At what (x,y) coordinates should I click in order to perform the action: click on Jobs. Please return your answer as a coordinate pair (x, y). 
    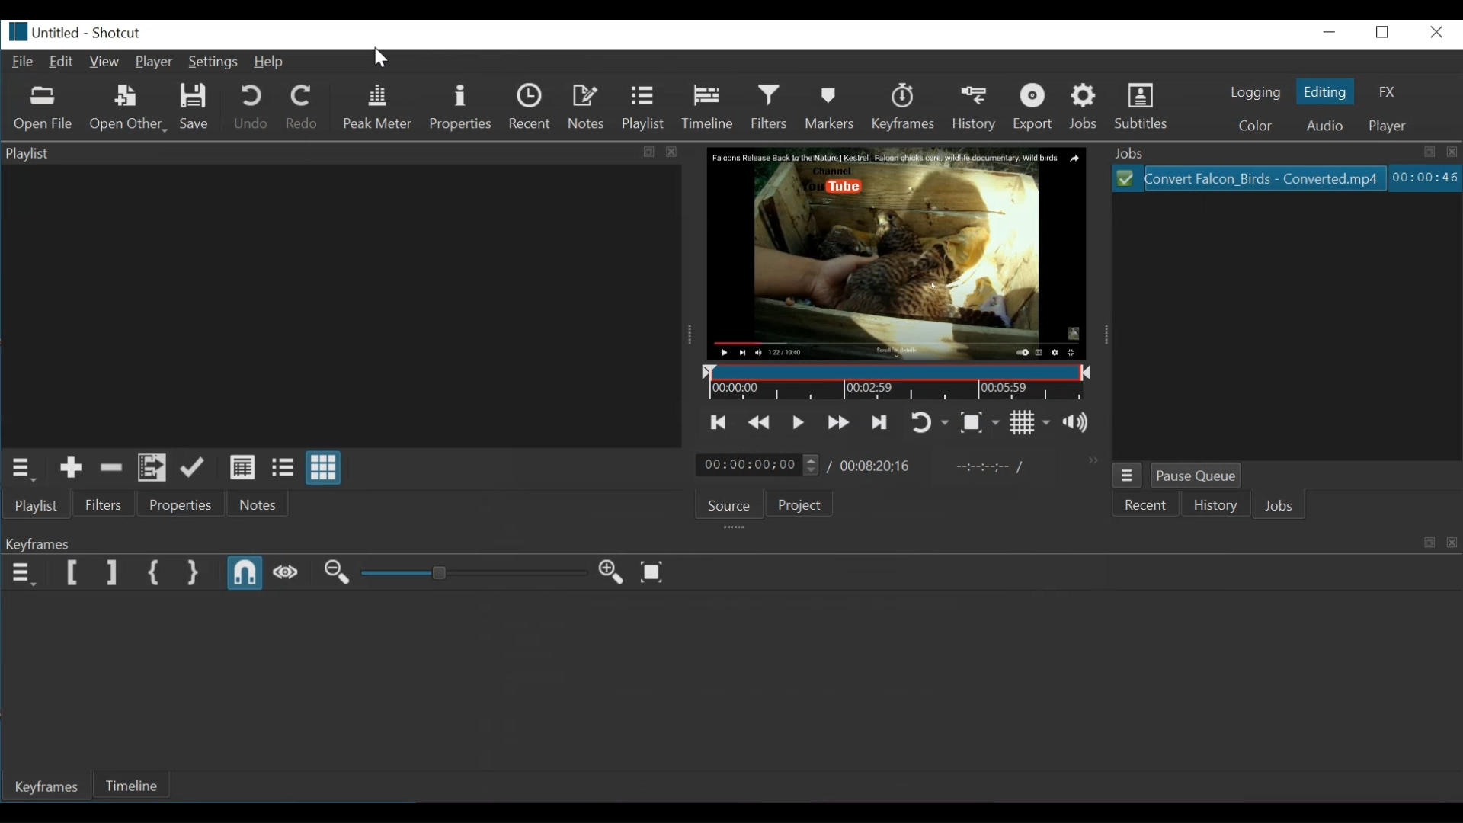
    Looking at the image, I should click on (1288, 504).